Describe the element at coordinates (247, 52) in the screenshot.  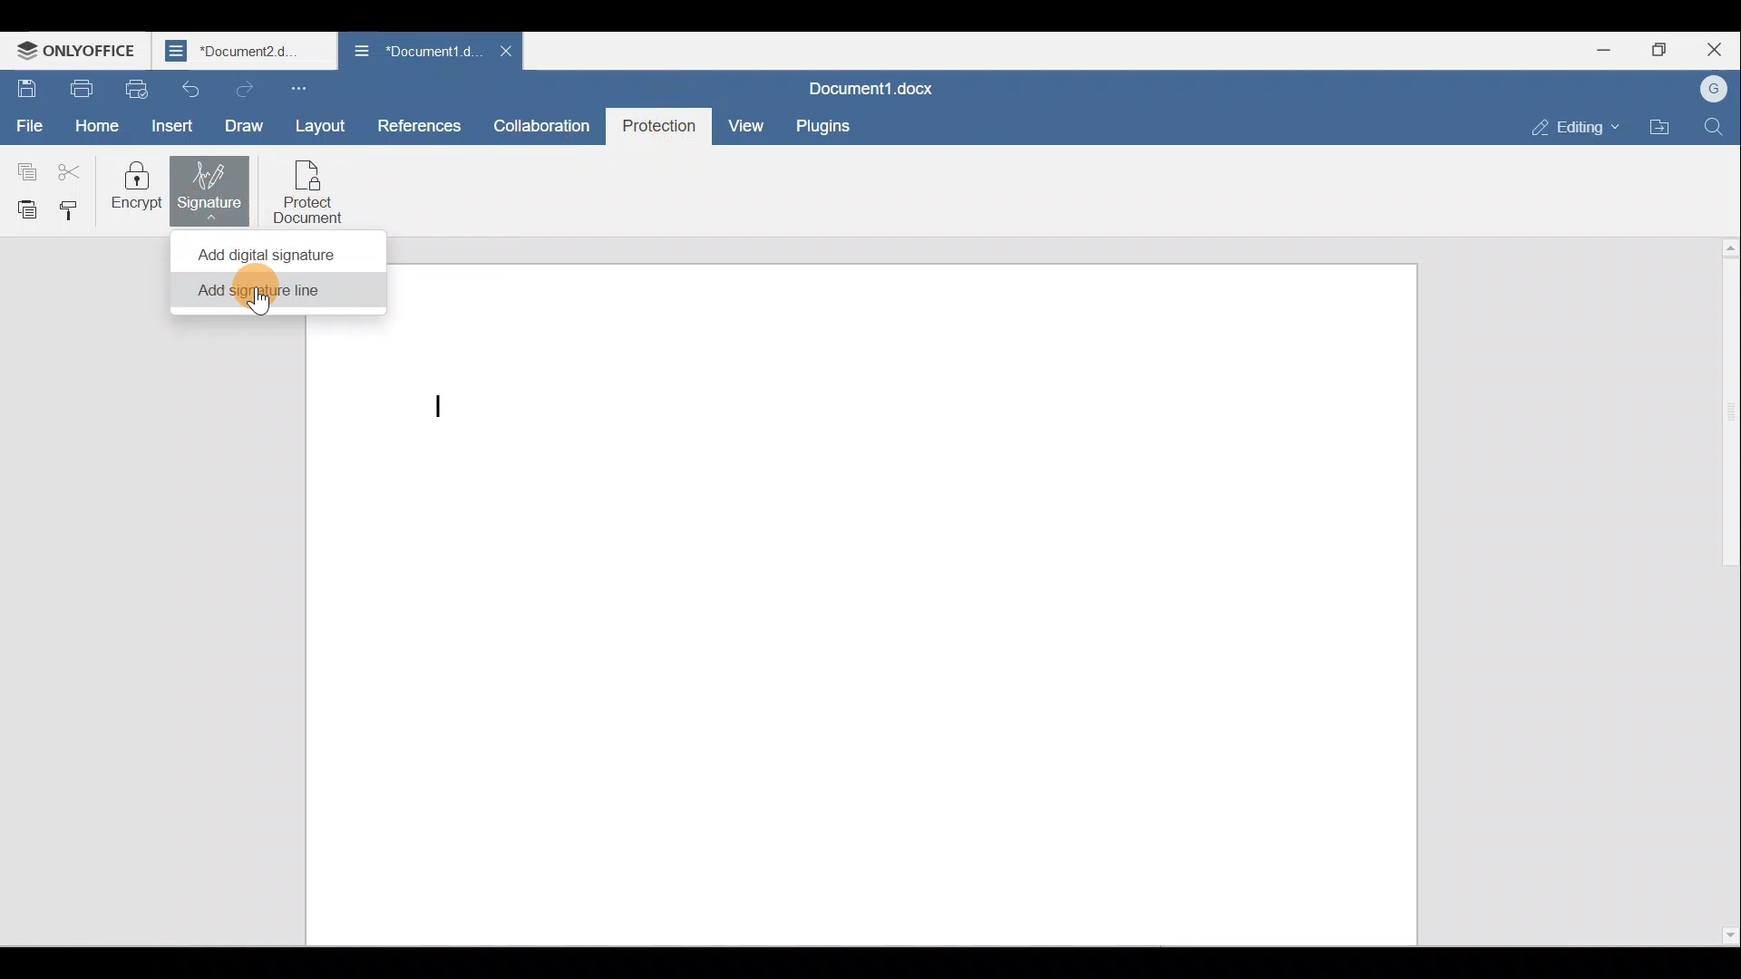
I see `Document name` at that location.